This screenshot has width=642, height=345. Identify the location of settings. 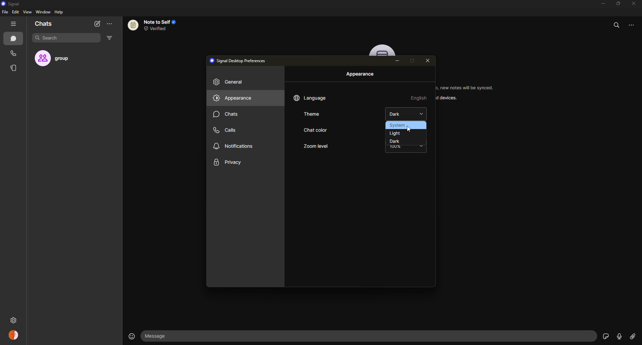
(44, 320).